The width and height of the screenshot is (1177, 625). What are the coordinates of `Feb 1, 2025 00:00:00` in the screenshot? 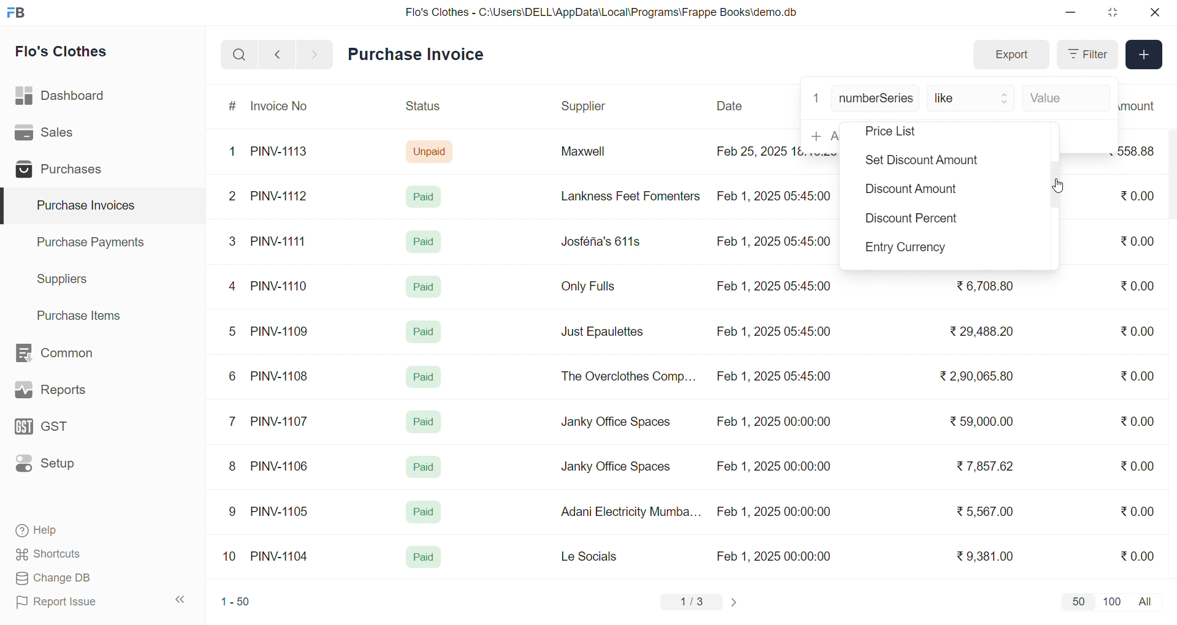 It's located at (772, 464).